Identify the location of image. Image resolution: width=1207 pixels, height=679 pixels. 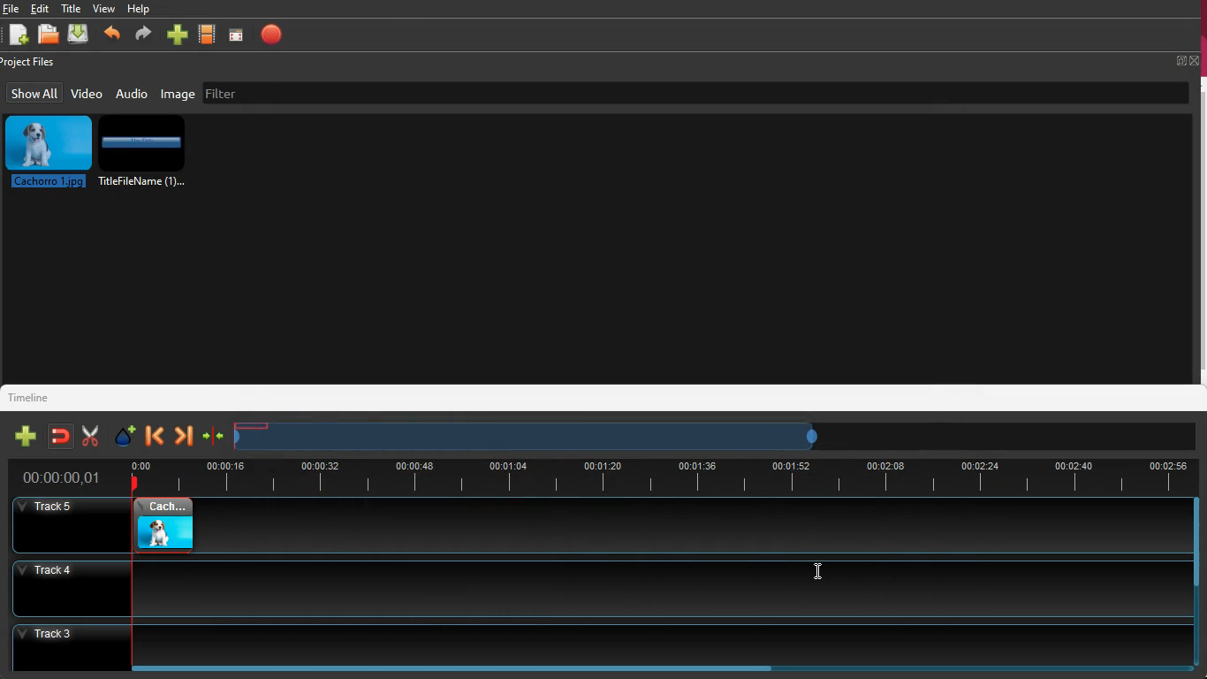
(49, 152).